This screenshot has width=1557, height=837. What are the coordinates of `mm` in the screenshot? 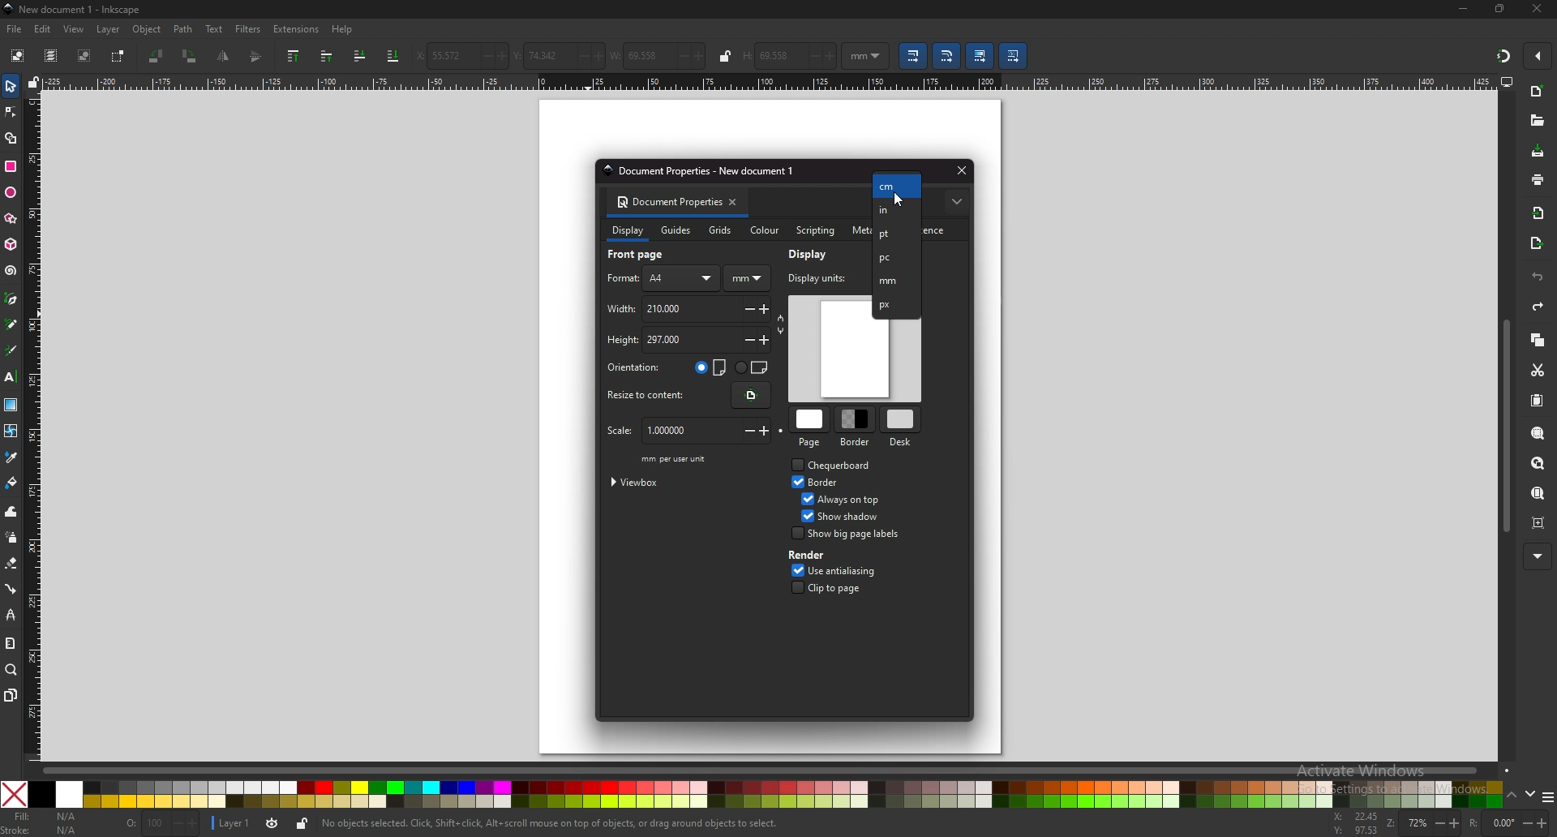 It's located at (747, 279).